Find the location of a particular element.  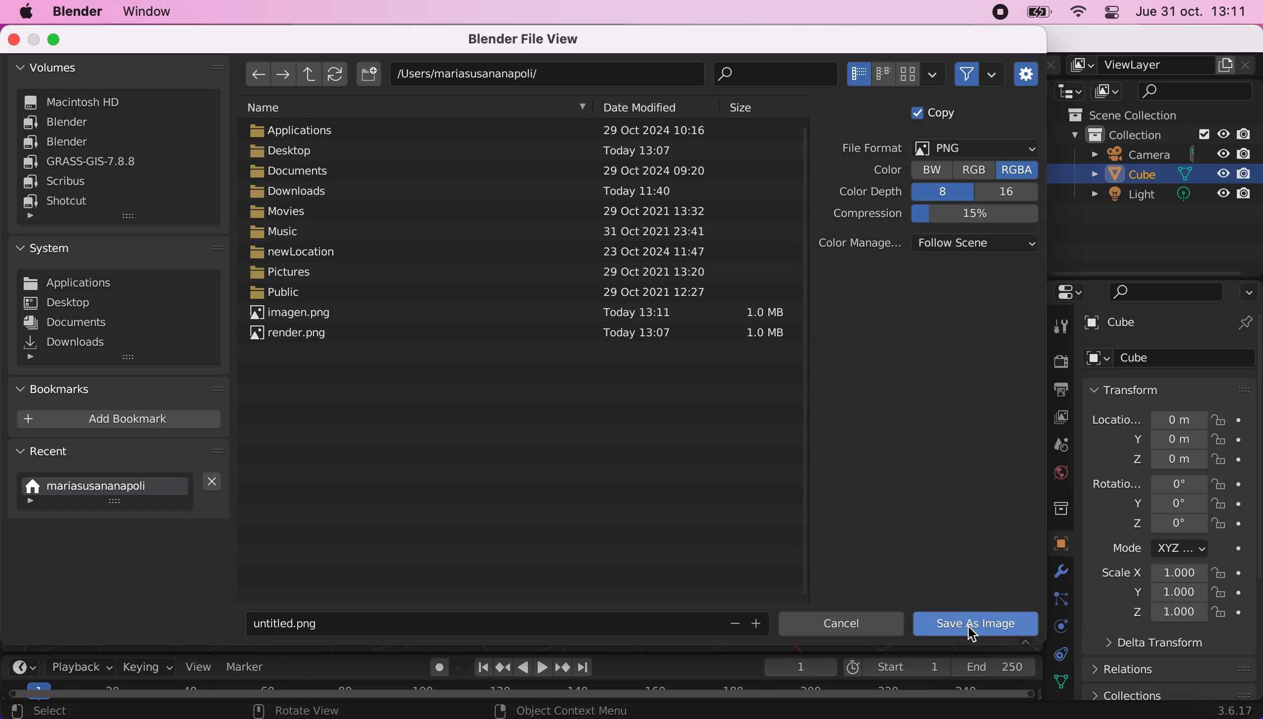

lock is located at coordinates (1229, 615).